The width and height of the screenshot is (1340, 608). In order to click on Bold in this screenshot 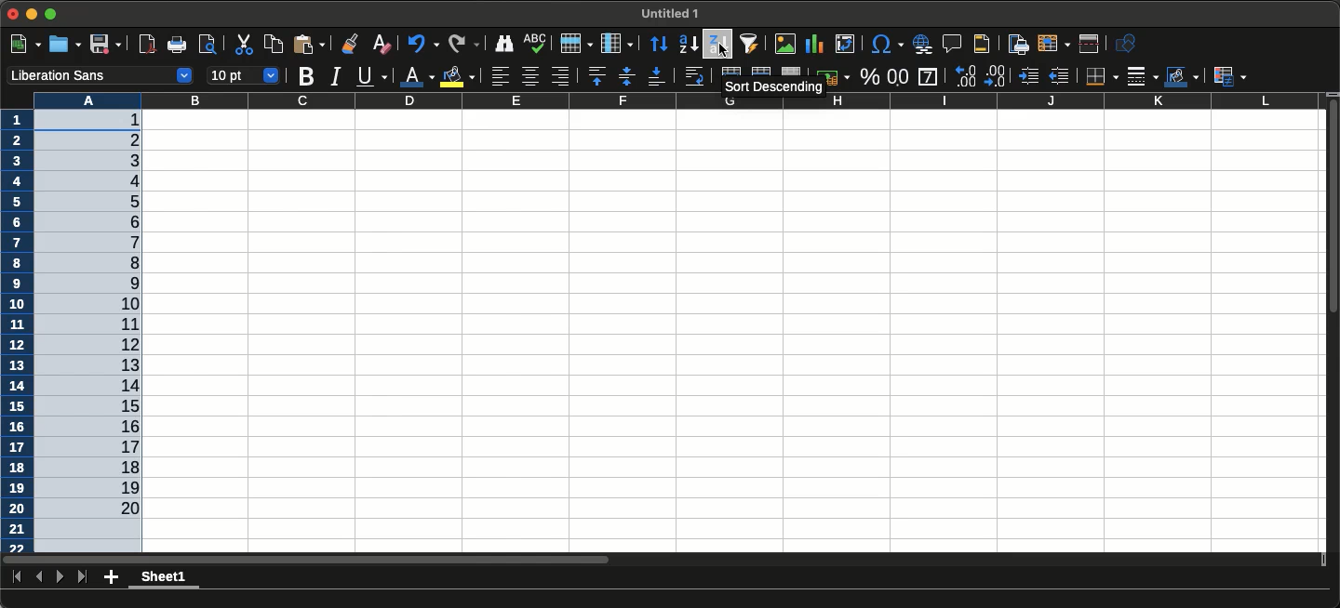, I will do `click(305, 77)`.